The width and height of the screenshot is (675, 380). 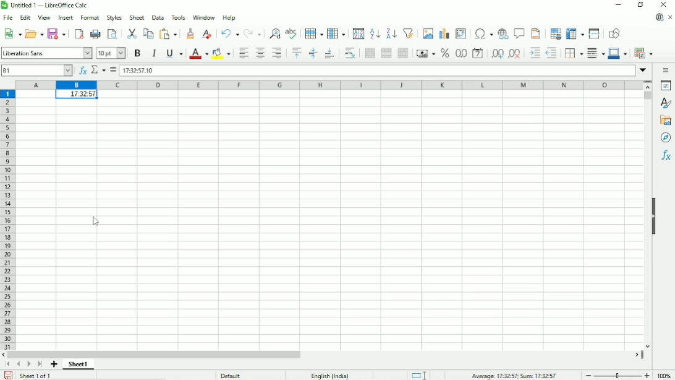 What do you see at coordinates (533, 53) in the screenshot?
I see `Increase indent` at bounding box center [533, 53].